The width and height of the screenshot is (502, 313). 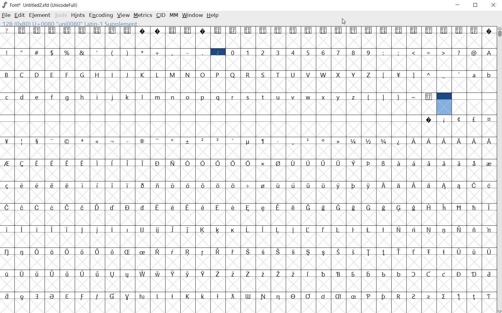 What do you see at coordinates (98, 30) in the screenshot?
I see `Symbol` at bounding box center [98, 30].